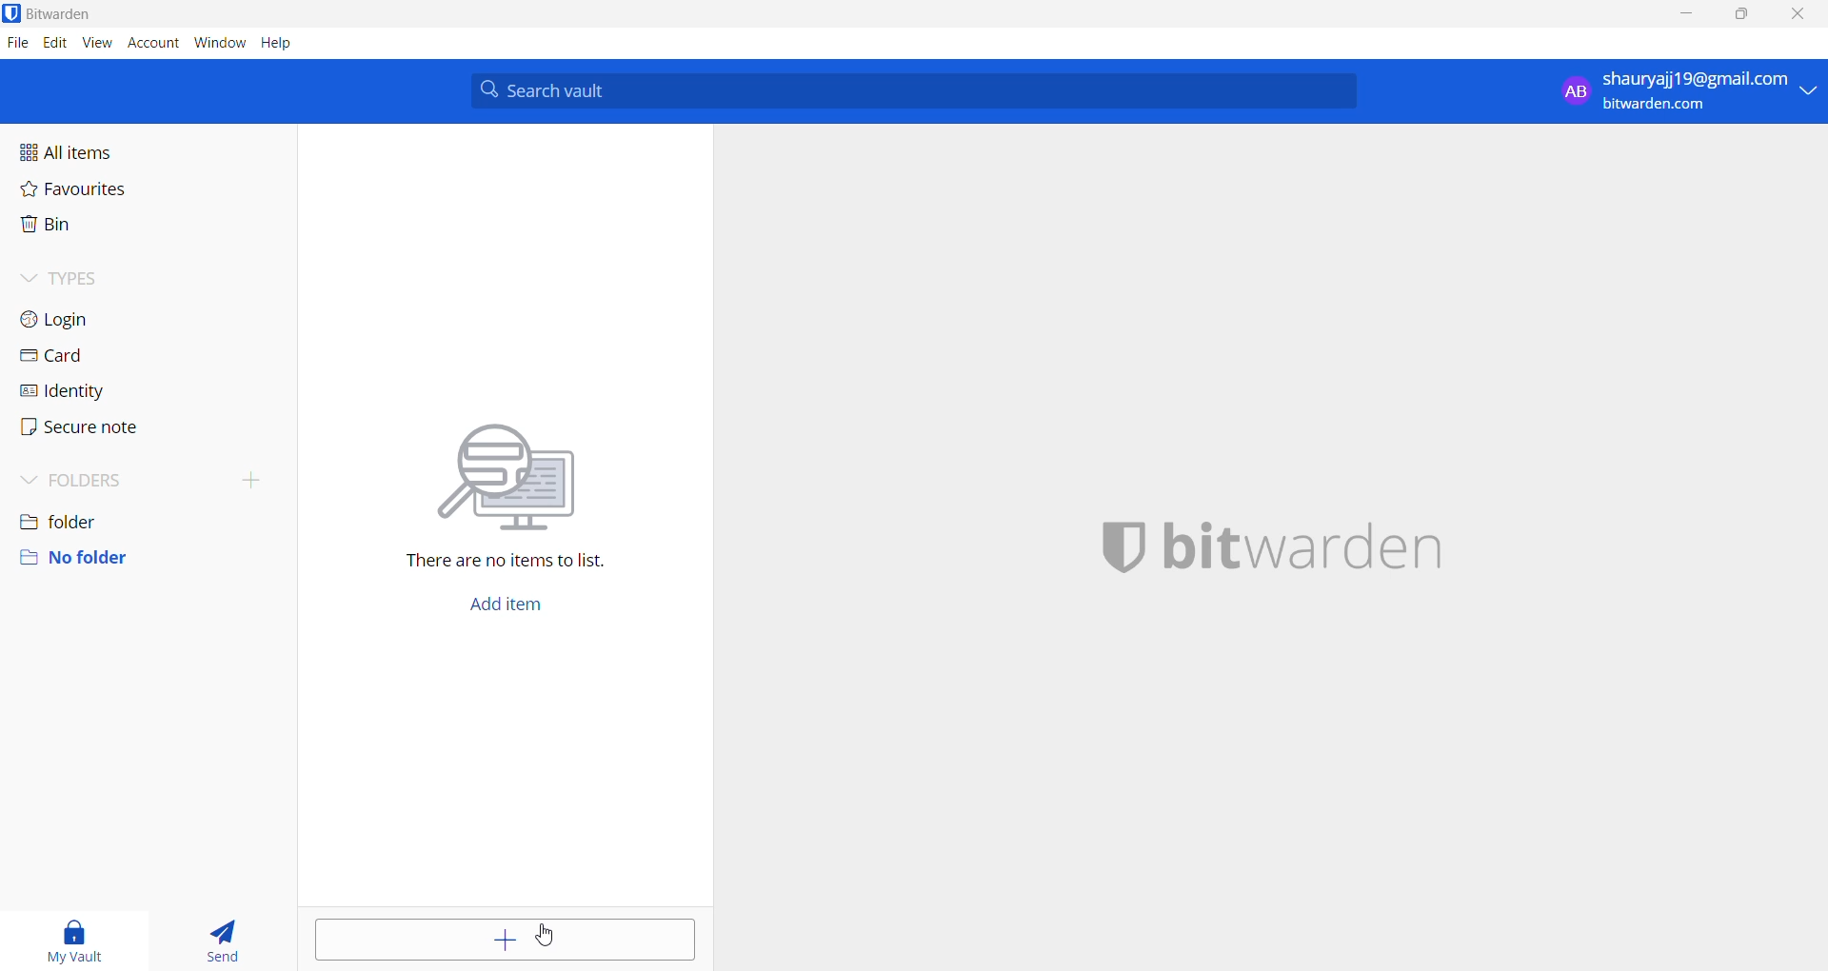  What do you see at coordinates (504, 500) in the screenshot?
I see `There are no items to list.` at bounding box center [504, 500].